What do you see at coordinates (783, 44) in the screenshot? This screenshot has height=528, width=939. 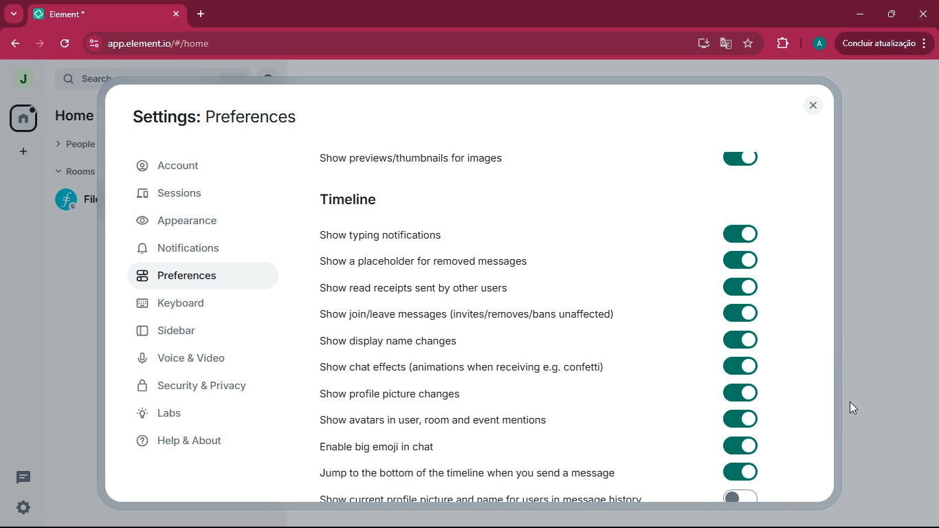 I see `extensions` at bounding box center [783, 44].